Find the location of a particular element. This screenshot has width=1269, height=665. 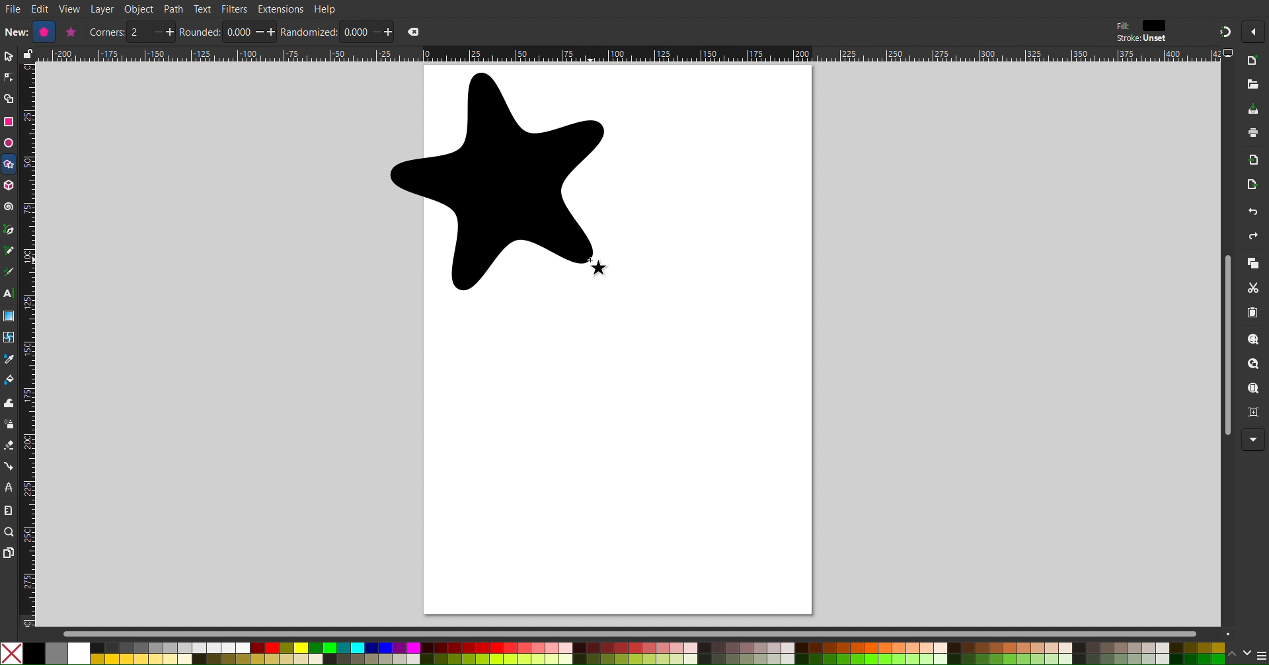

Shape Builder Tool is located at coordinates (9, 99).